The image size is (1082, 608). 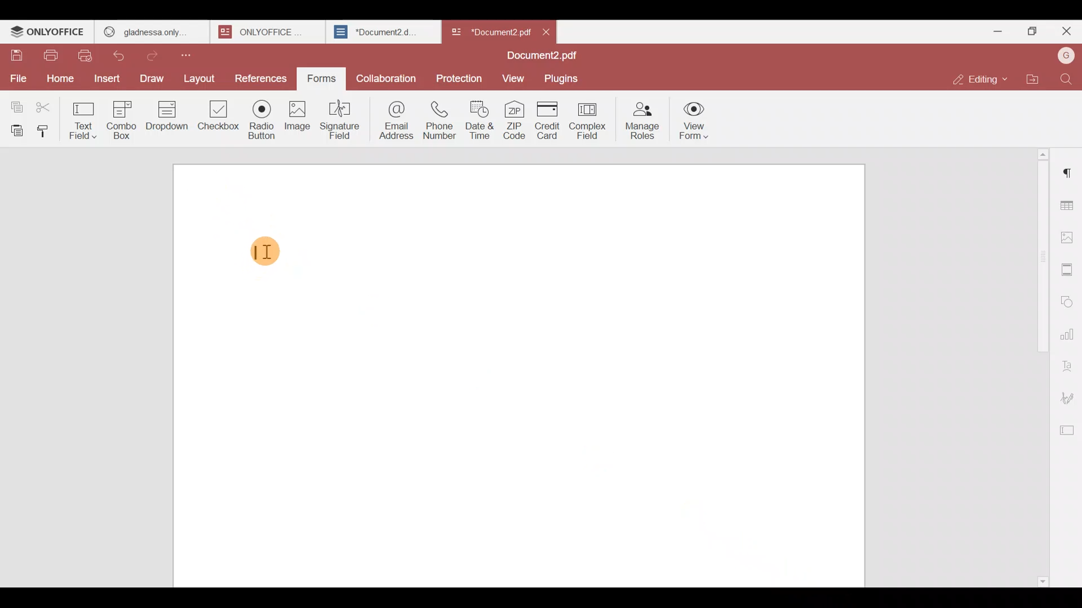 I want to click on Signature settings, so click(x=1068, y=398).